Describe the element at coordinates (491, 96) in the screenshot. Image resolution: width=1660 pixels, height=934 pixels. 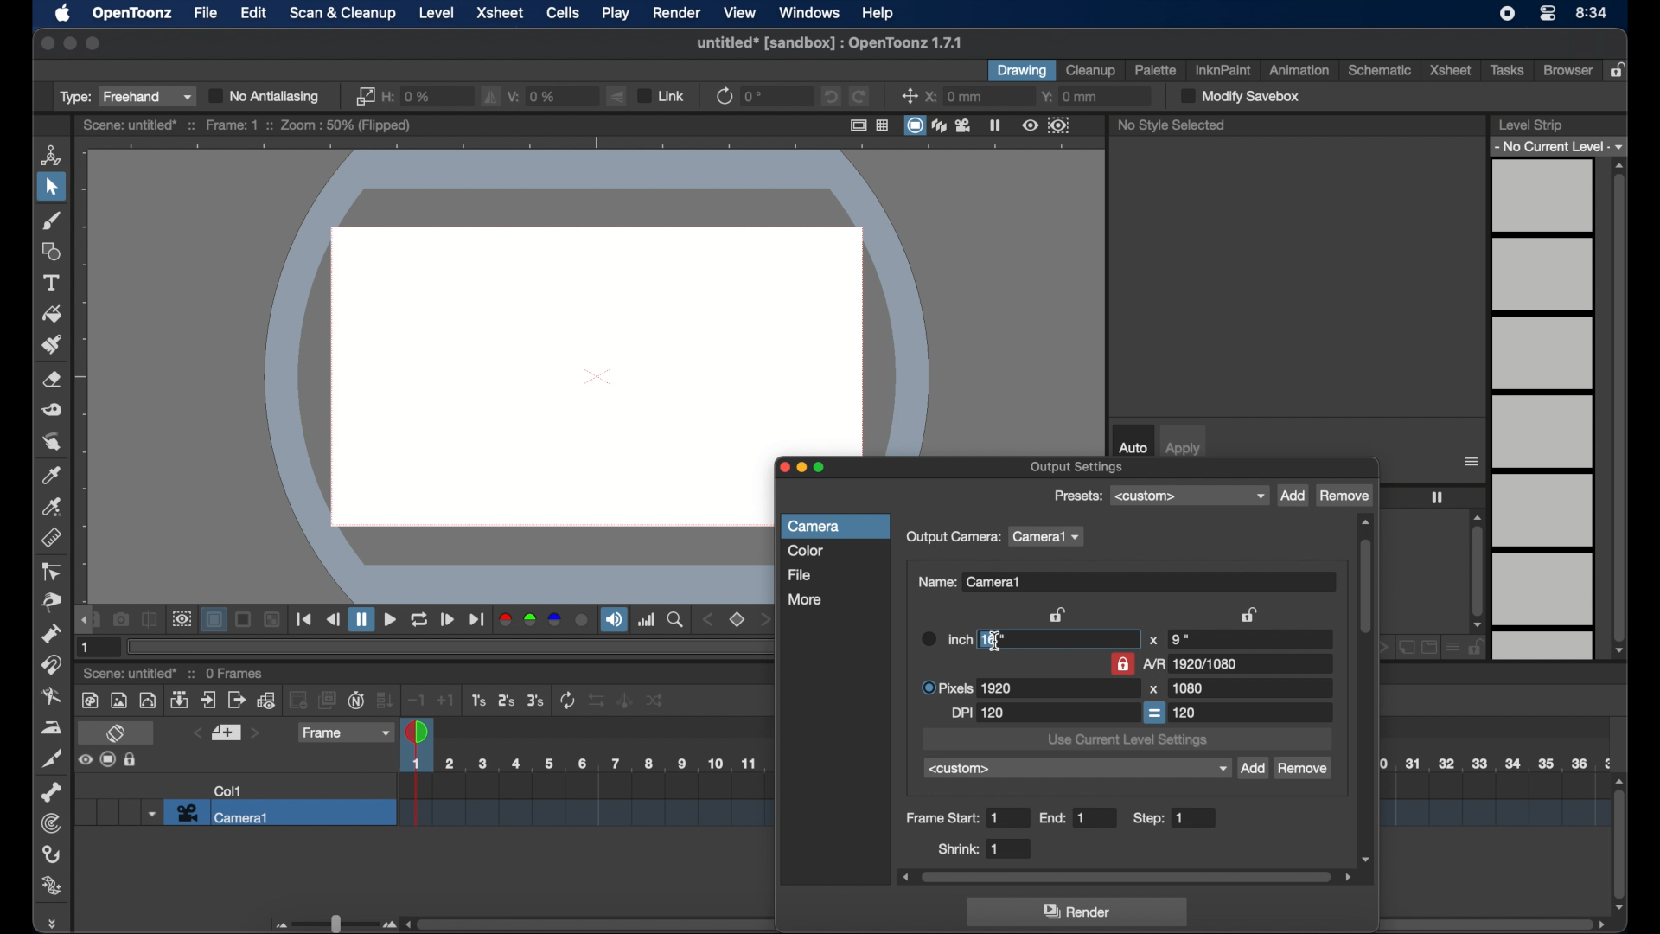
I see `fill horizontally` at that location.